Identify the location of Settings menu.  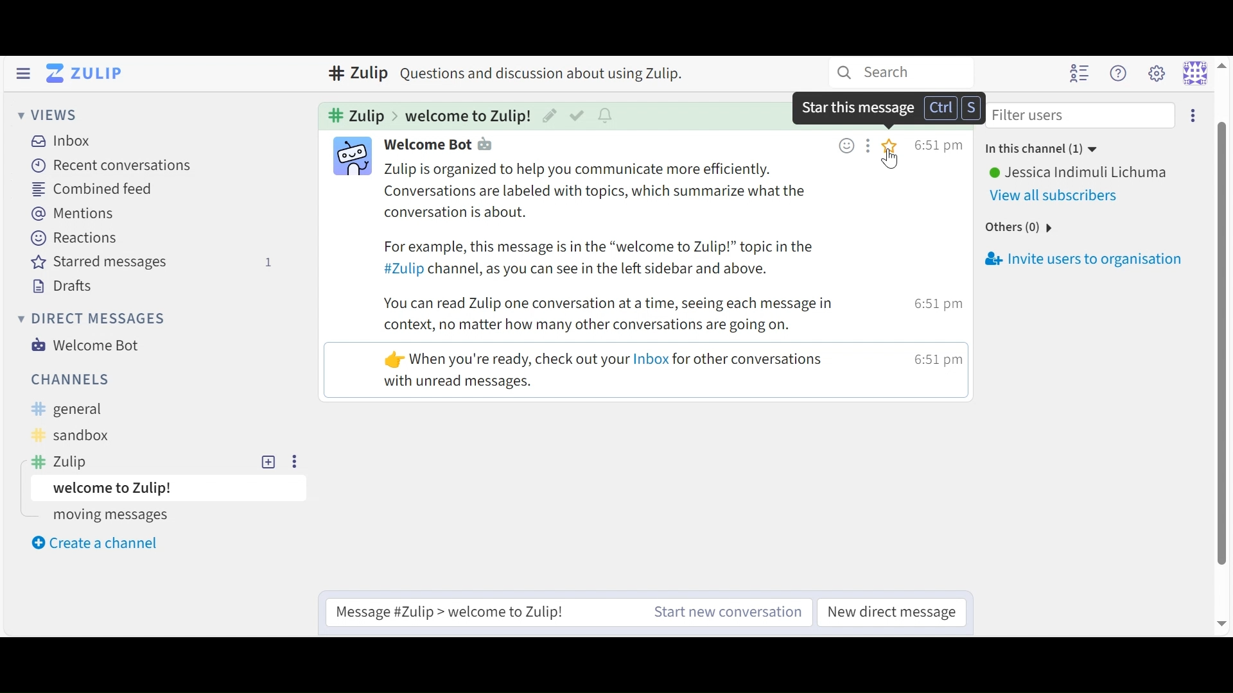
(1159, 73).